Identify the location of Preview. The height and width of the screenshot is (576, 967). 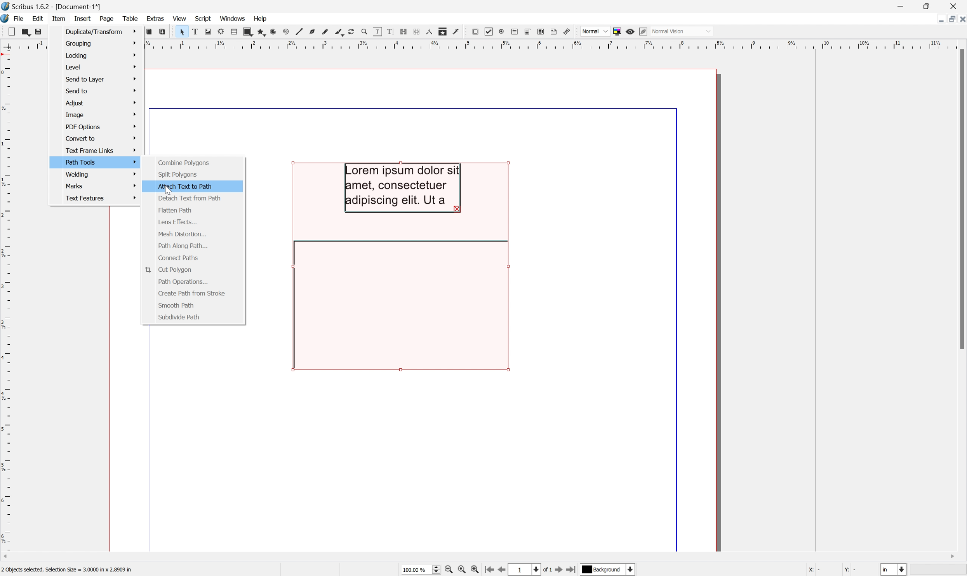
(630, 31).